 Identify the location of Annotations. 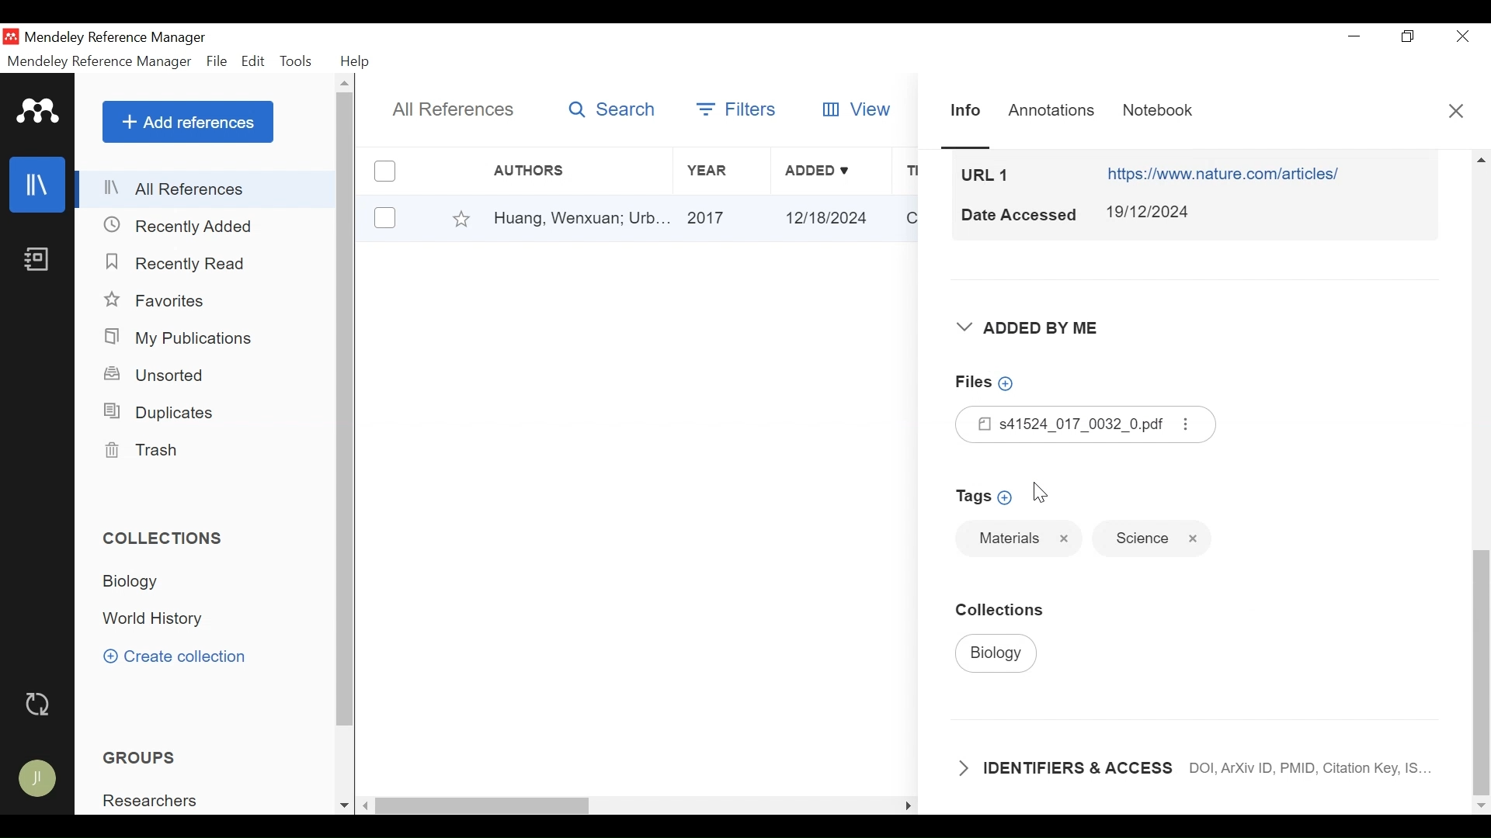
(1051, 110).